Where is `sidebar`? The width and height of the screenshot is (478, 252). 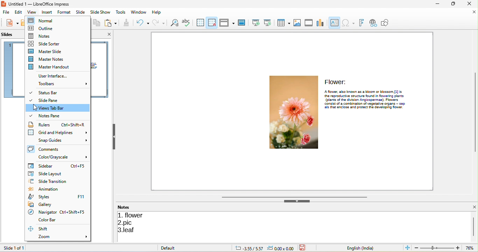 sidebar is located at coordinates (57, 165).